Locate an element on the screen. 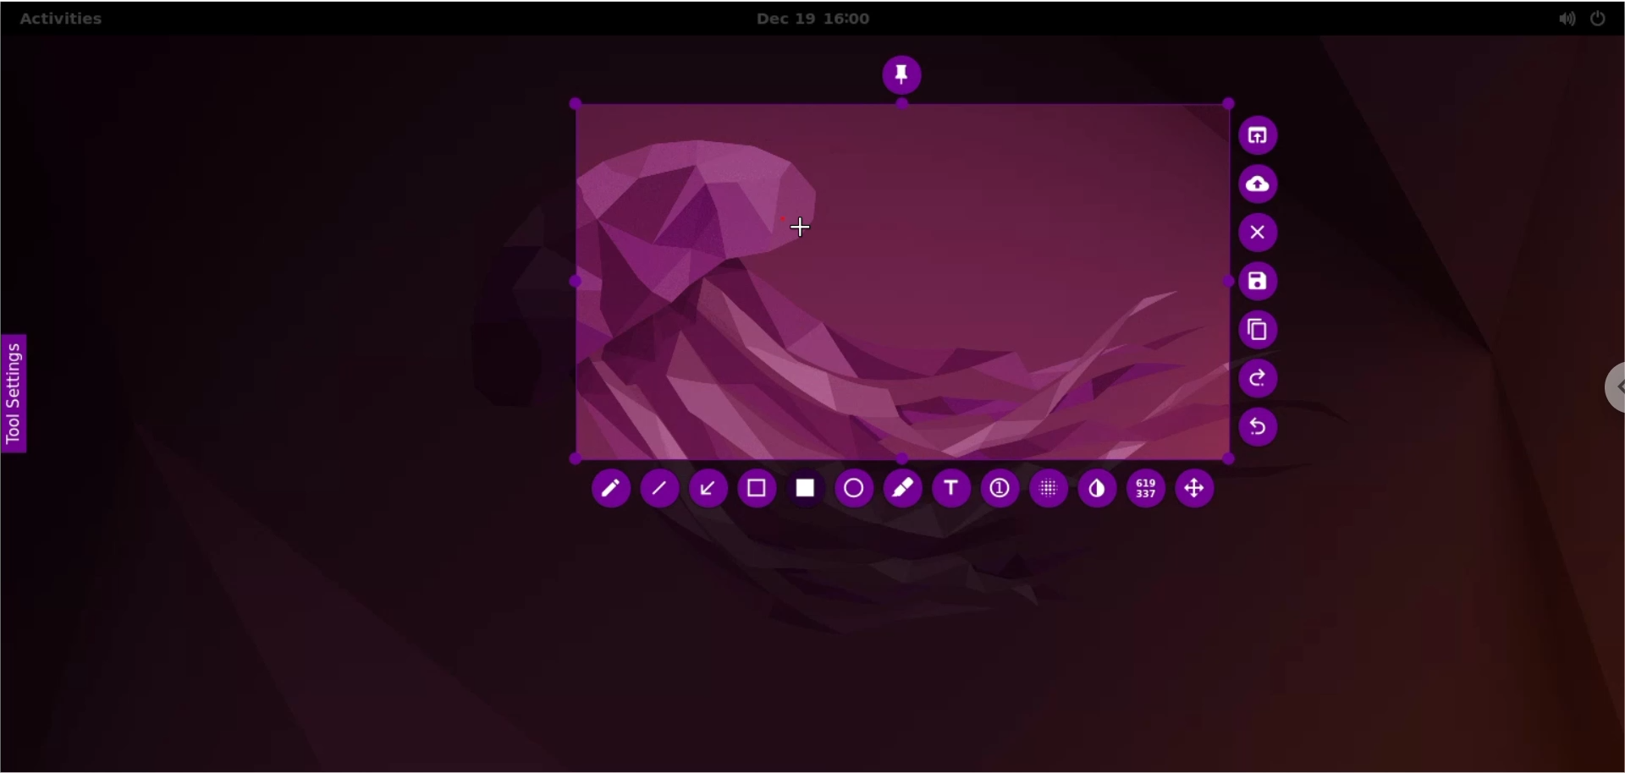  pixelette is located at coordinates (1044, 492).